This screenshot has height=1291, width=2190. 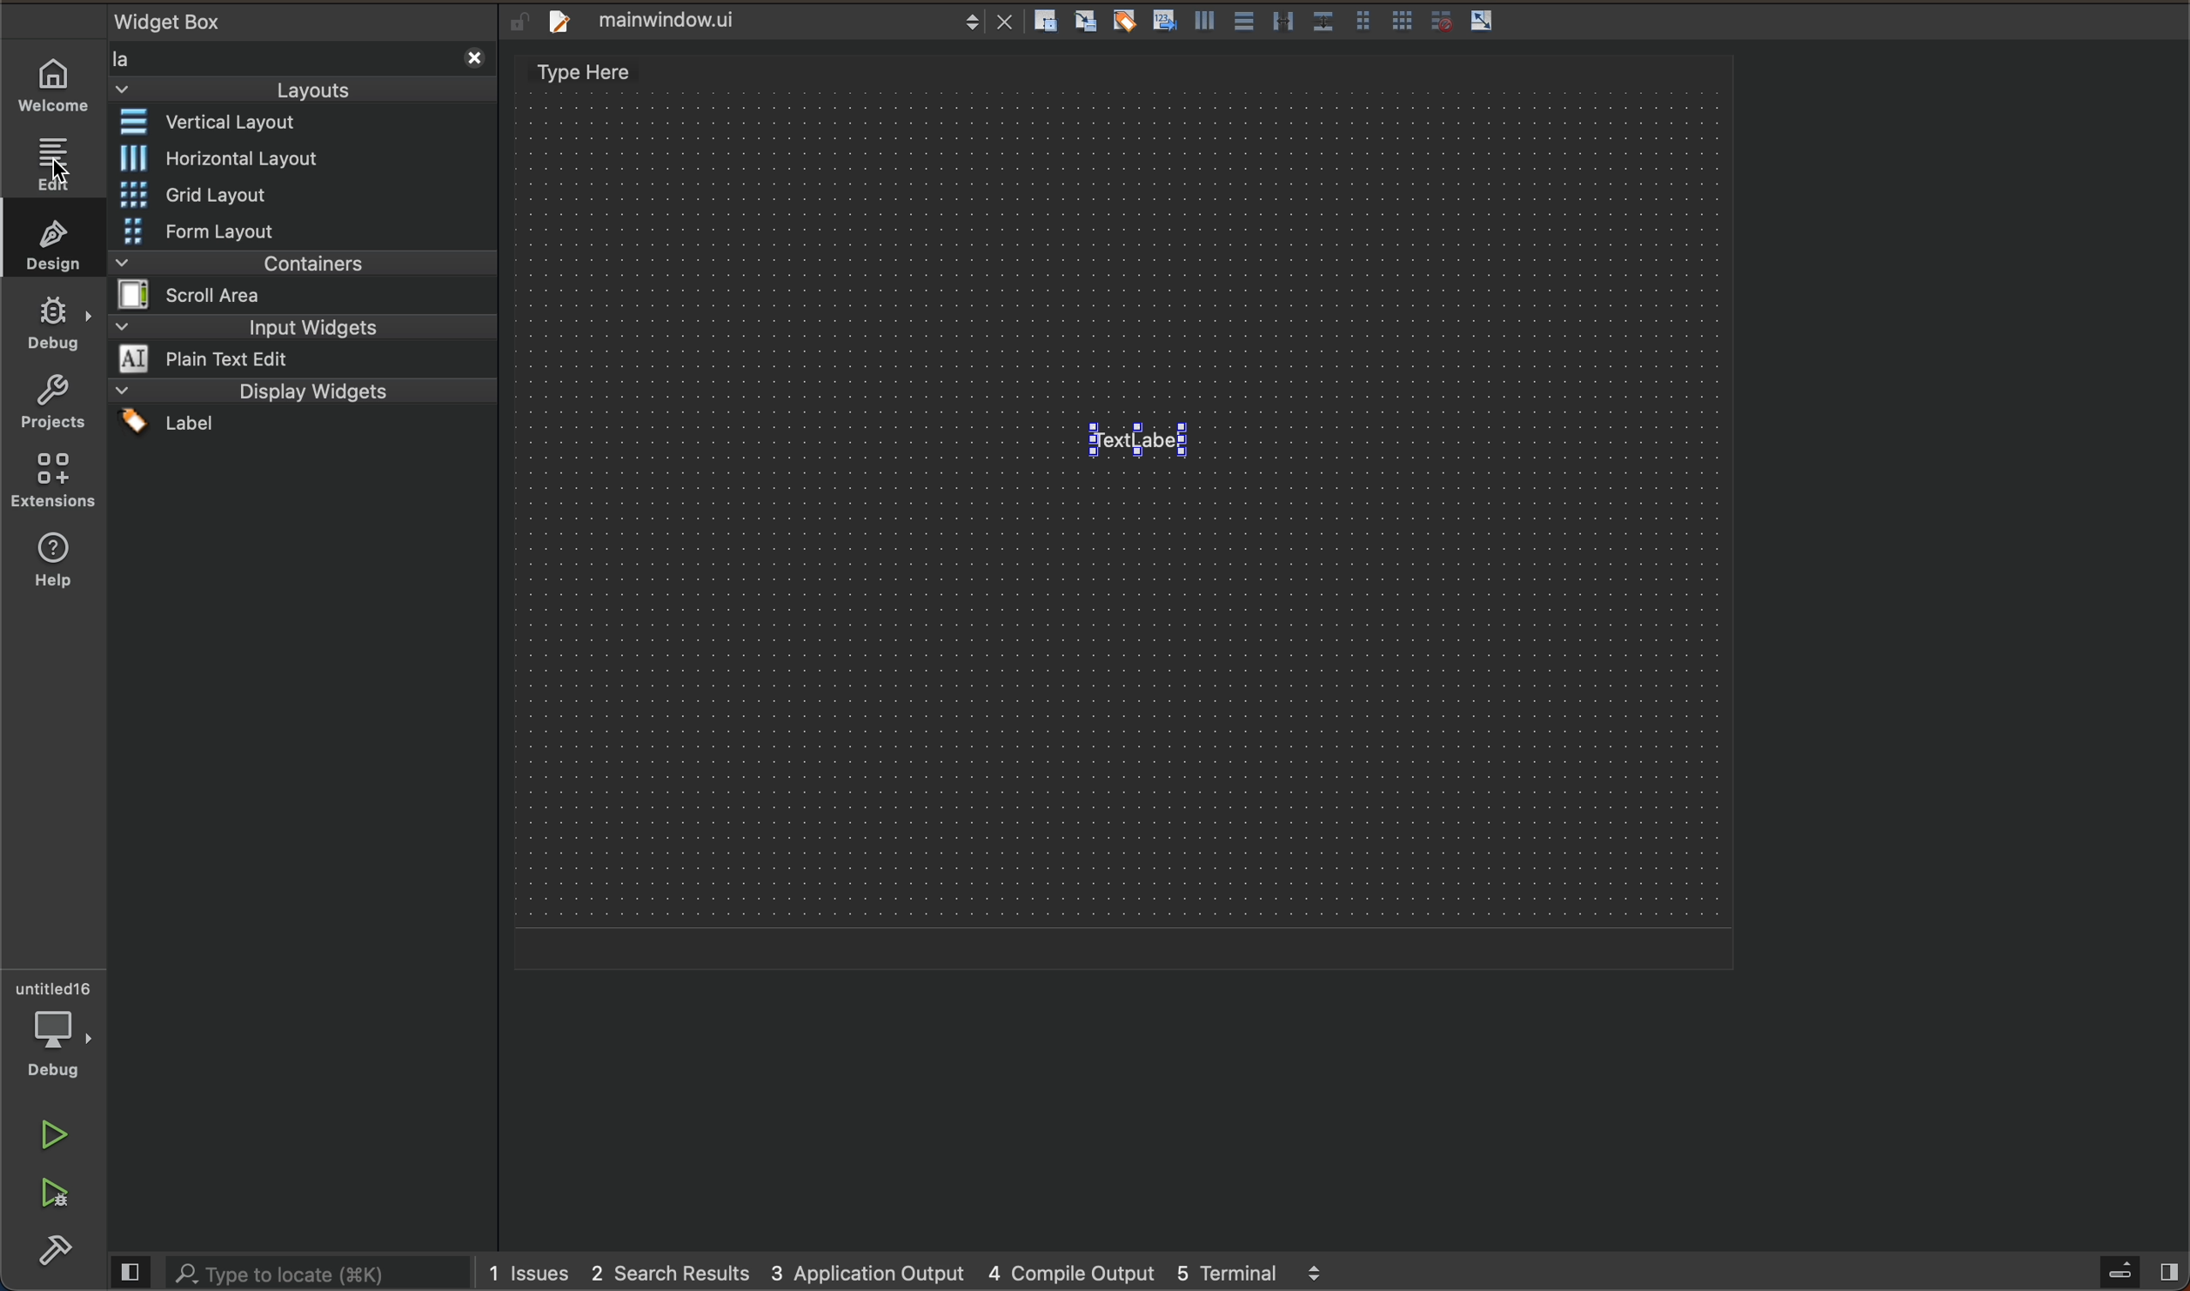 What do you see at coordinates (229, 160) in the screenshot?
I see `horizontal layout` at bounding box center [229, 160].